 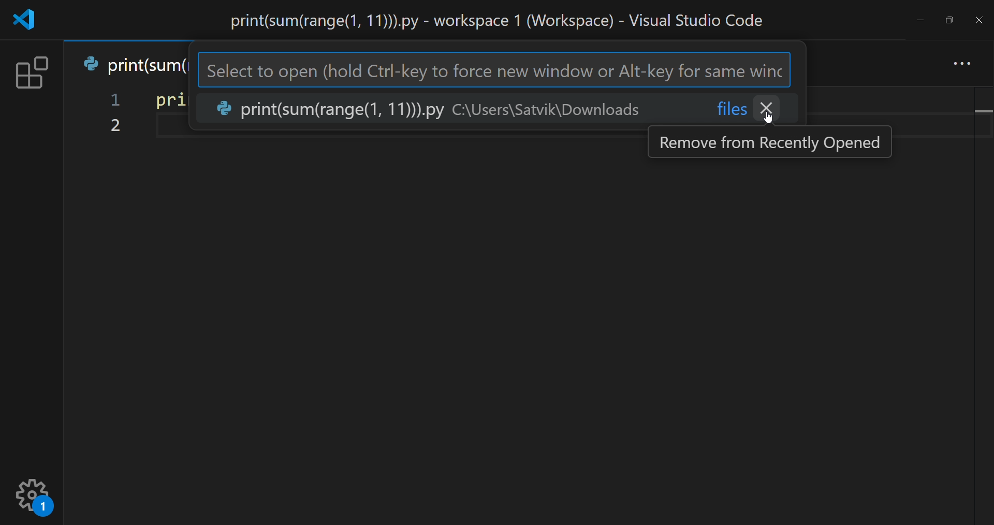 What do you see at coordinates (132, 63) in the screenshot?
I see `print(sum(` at bounding box center [132, 63].